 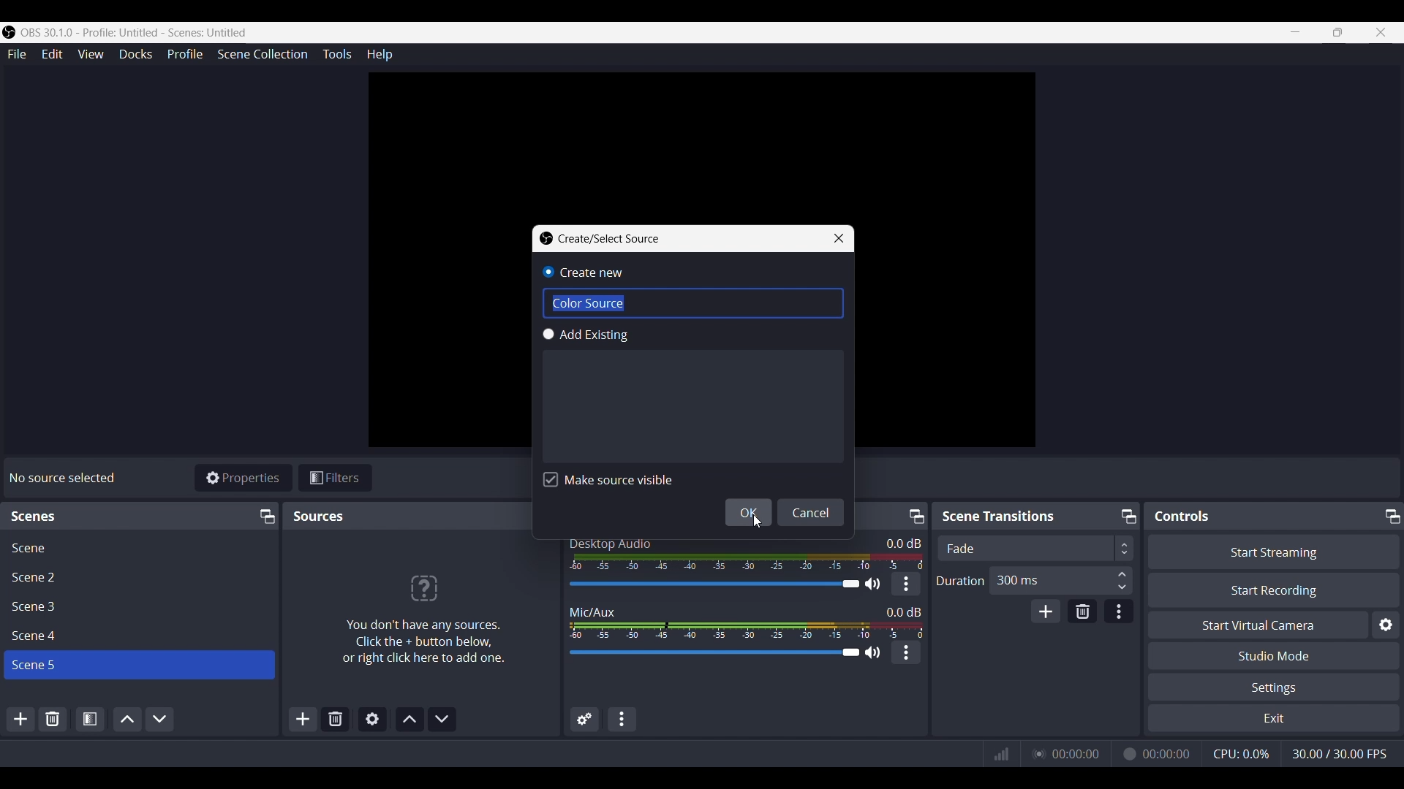 I want to click on Graph, so click(x=1000, y=753).